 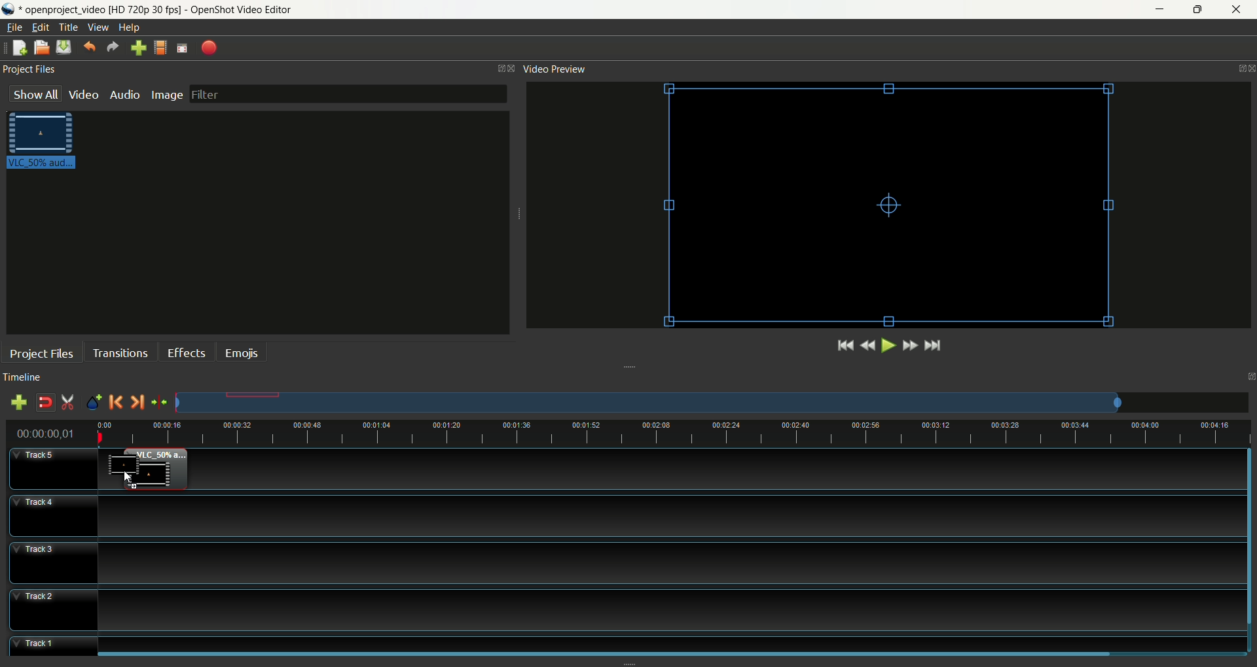 What do you see at coordinates (45, 403) in the screenshot?
I see `disable snapping` at bounding box center [45, 403].